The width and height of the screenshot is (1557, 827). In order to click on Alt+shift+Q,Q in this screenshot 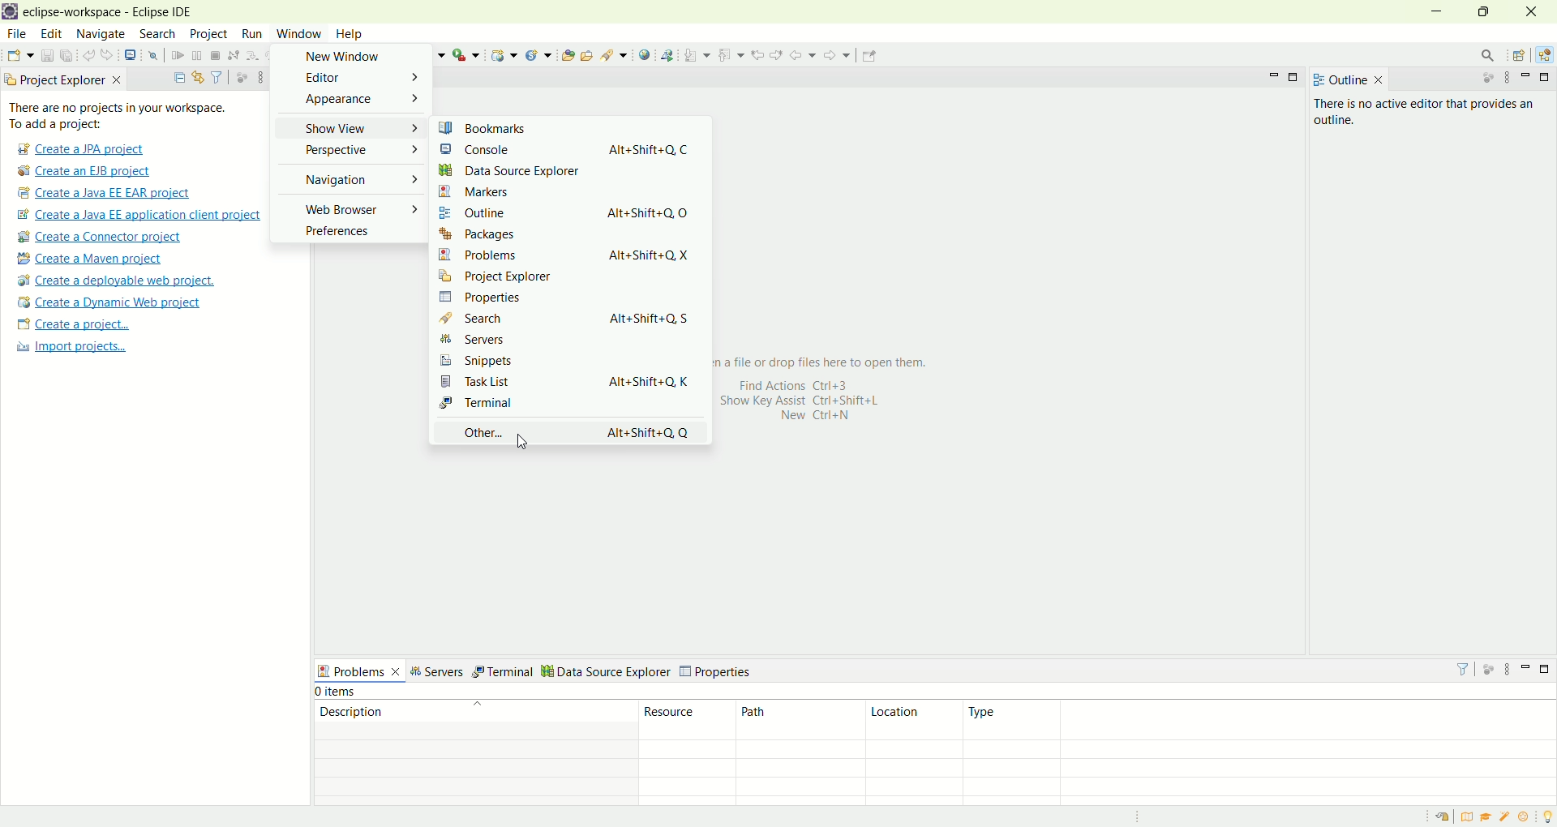, I will do `click(648, 436)`.